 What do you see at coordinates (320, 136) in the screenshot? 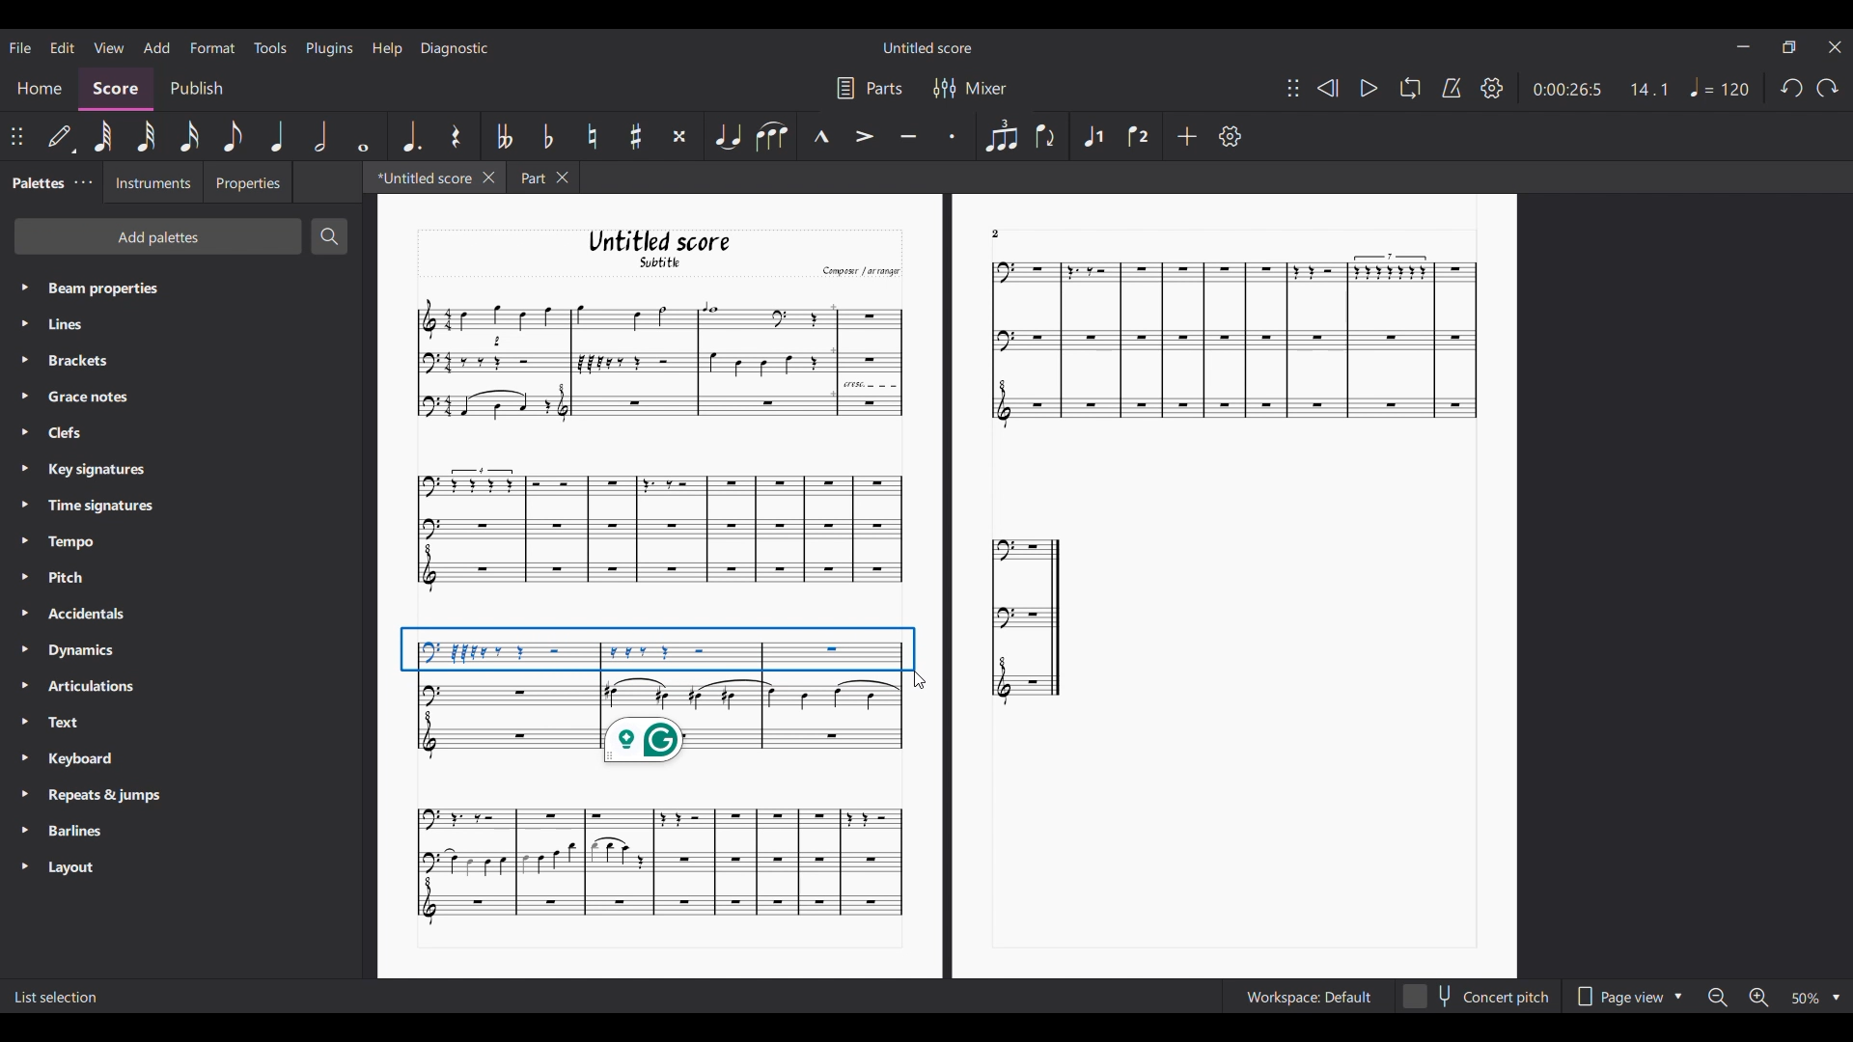
I see `Half note` at bounding box center [320, 136].